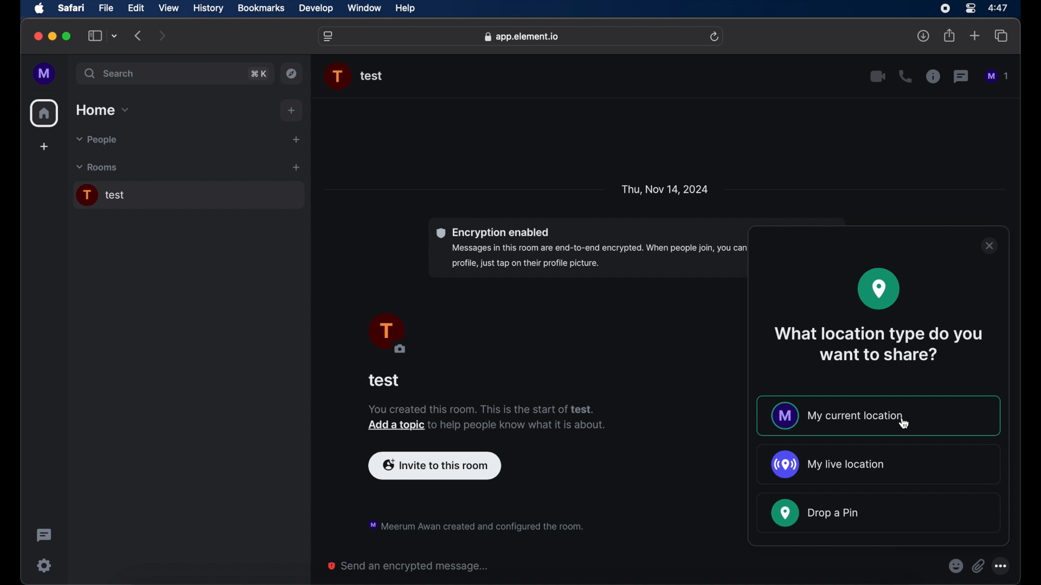  I want to click on location, so click(879, 289).